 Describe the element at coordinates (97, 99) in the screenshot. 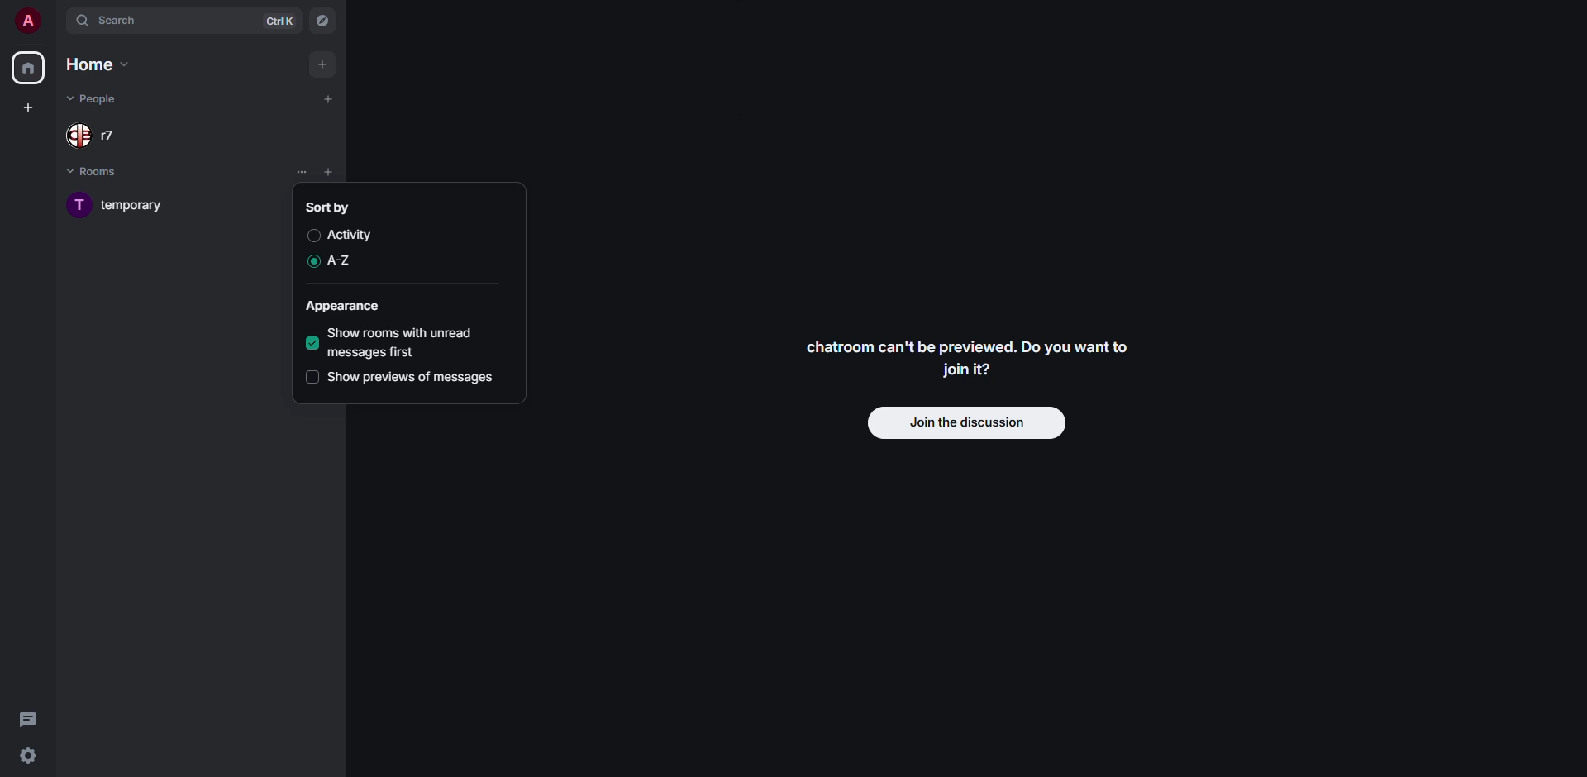

I see `people` at that location.